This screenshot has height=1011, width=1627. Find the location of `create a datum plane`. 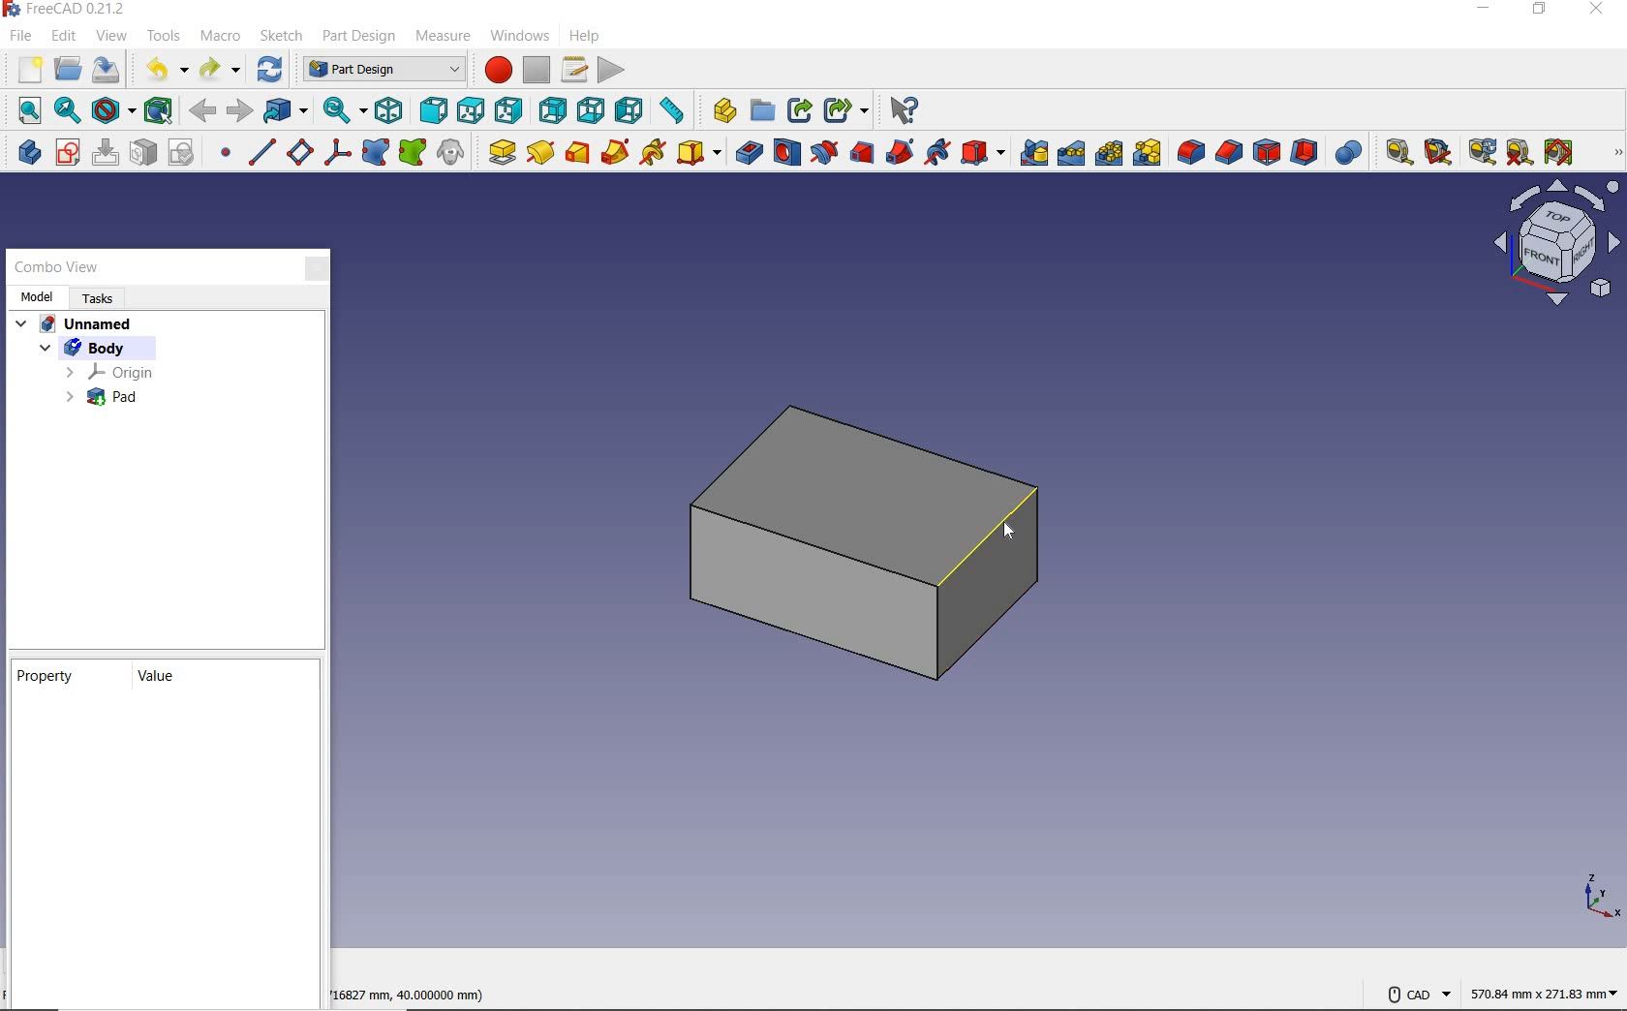

create a datum plane is located at coordinates (300, 152).